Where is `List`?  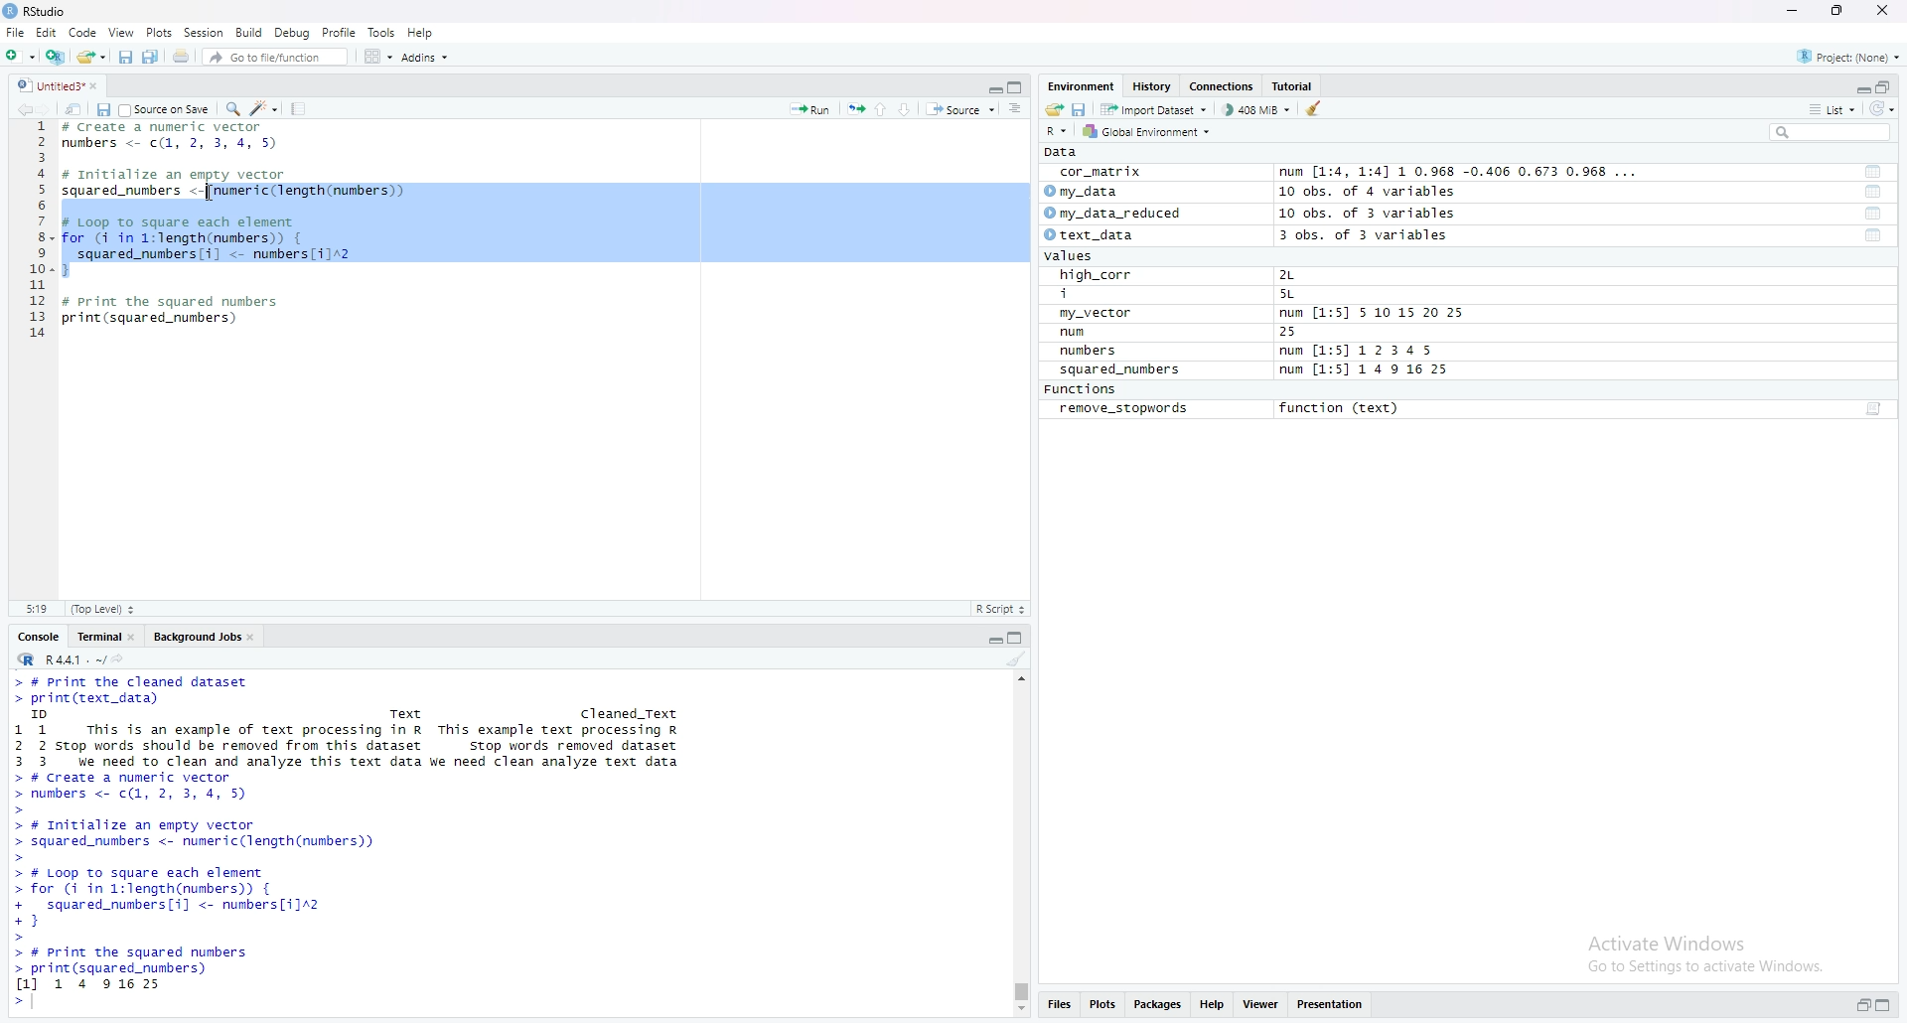
List is located at coordinates (1833, 108).